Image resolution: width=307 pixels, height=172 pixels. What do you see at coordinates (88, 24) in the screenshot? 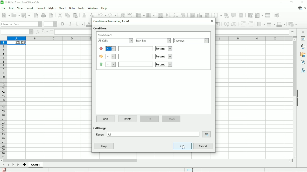
I see `Text color` at bounding box center [88, 24].